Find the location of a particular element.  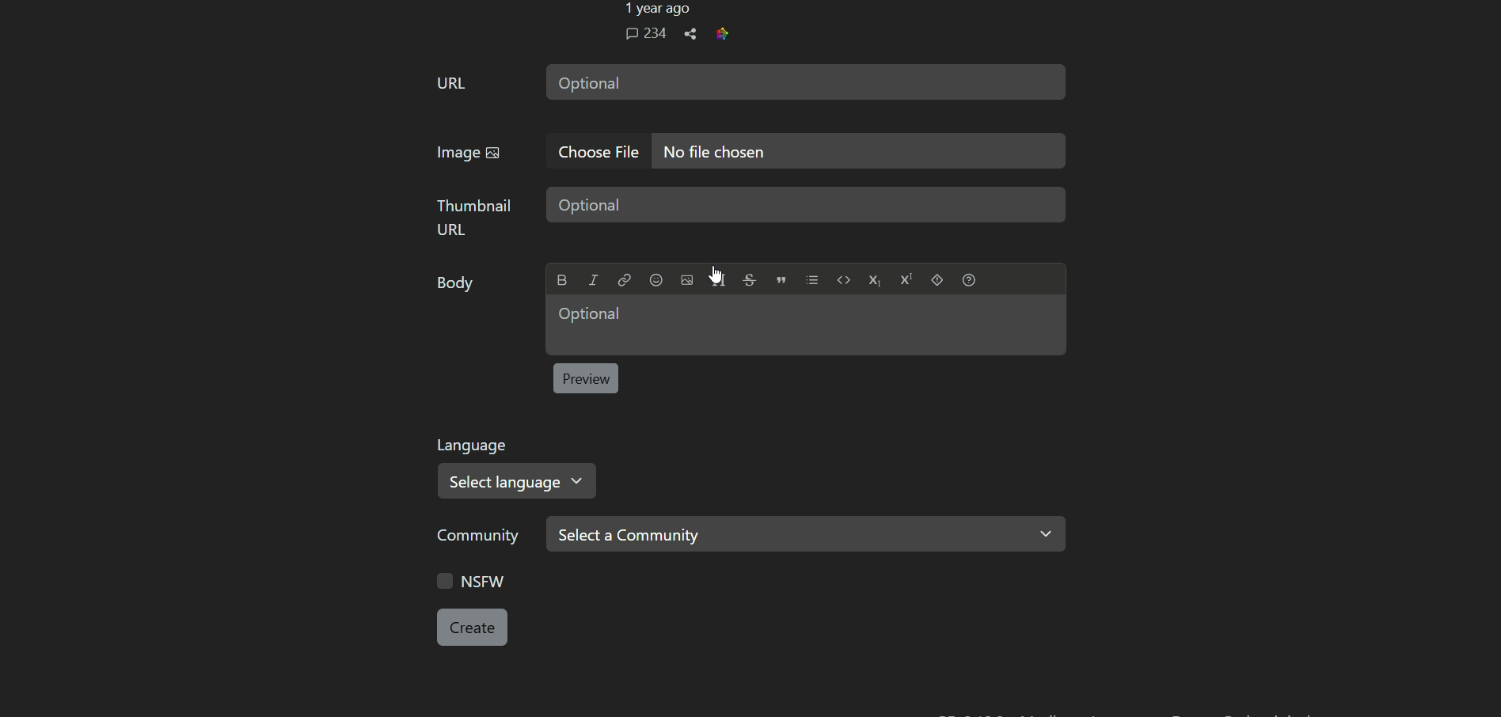

Bold is located at coordinates (563, 280).